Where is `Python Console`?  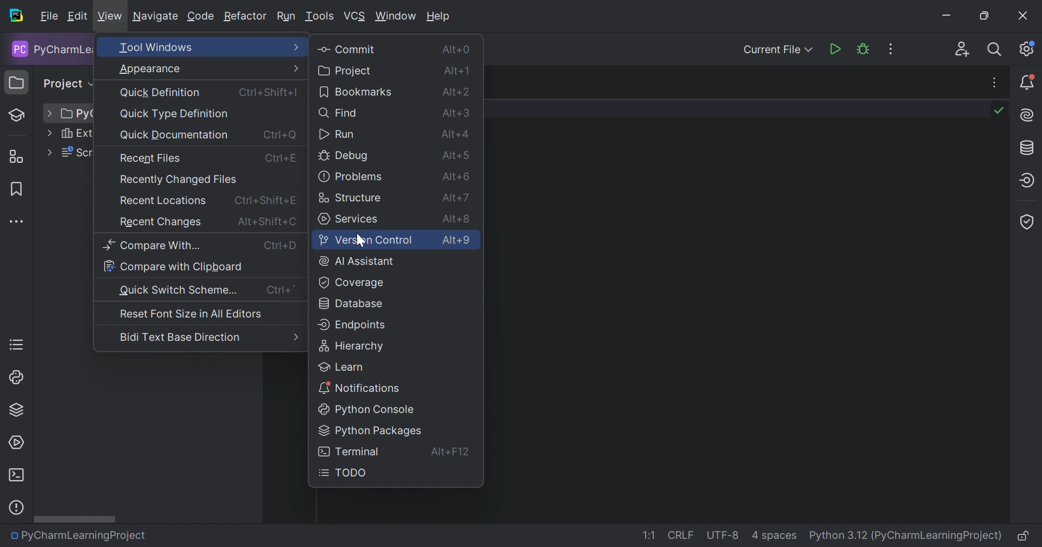
Python Console is located at coordinates (363, 408).